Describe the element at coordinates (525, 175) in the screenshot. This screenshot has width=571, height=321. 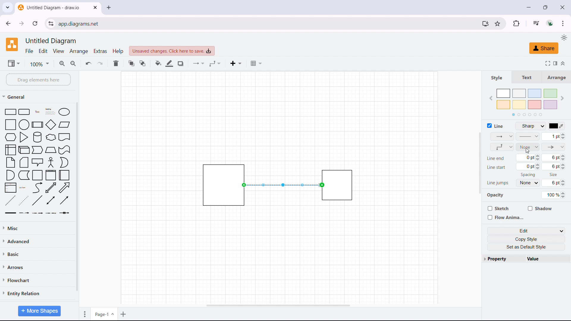
I see `Spacing` at that location.